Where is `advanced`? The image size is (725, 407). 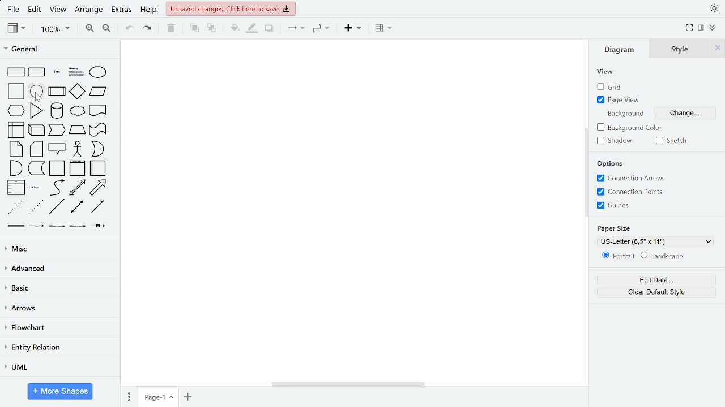
advanced is located at coordinates (59, 269).